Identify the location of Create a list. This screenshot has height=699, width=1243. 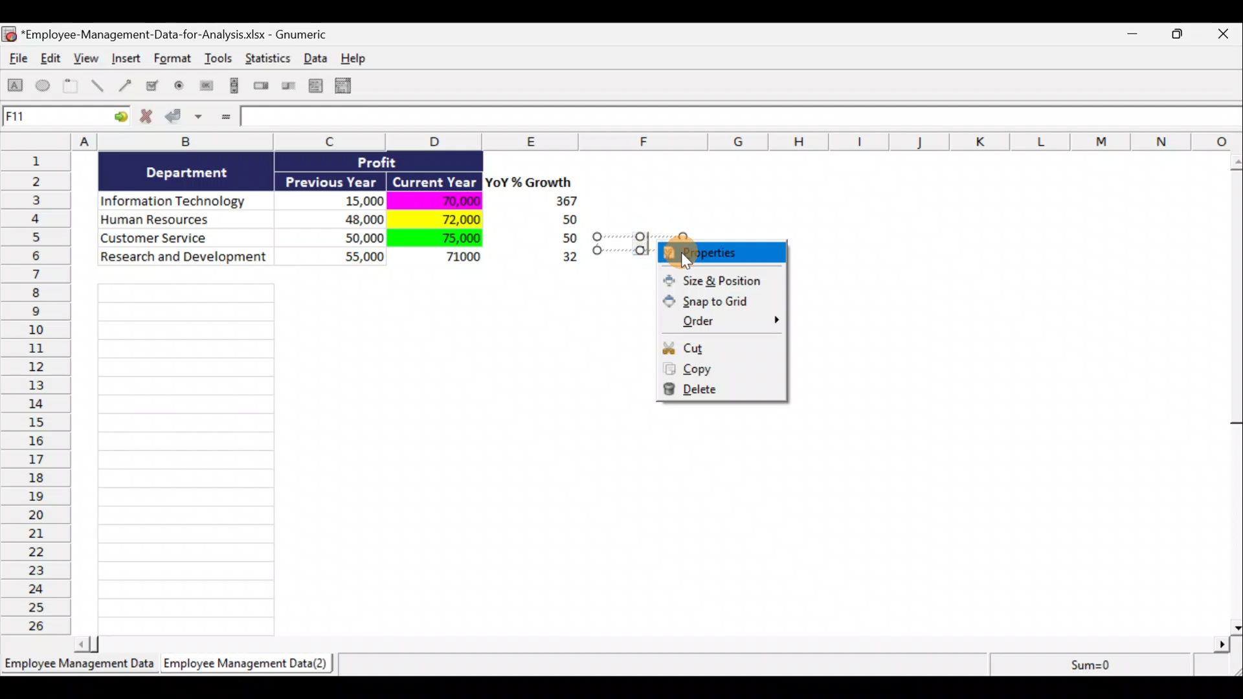
(312, 85).